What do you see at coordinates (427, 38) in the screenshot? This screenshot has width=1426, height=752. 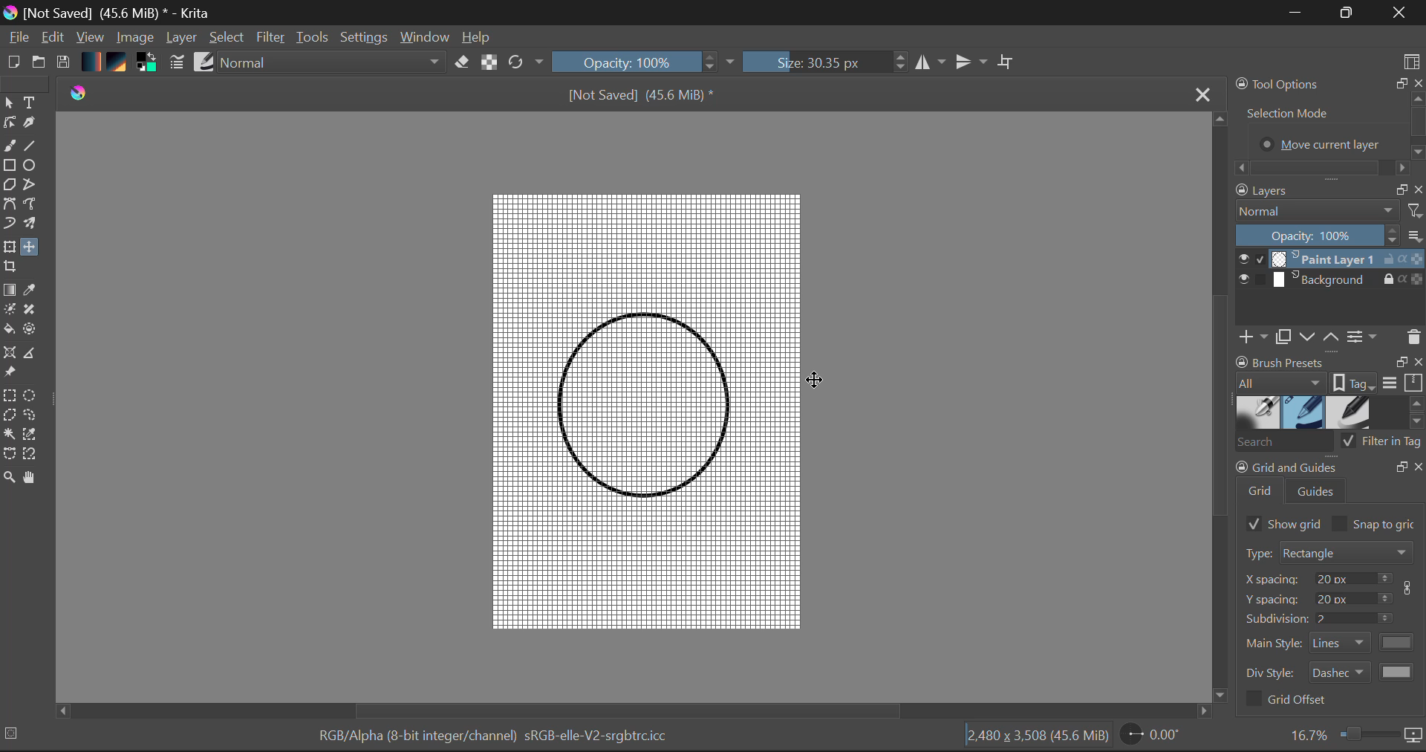 I see `Window` at bounding box center [427, 38].